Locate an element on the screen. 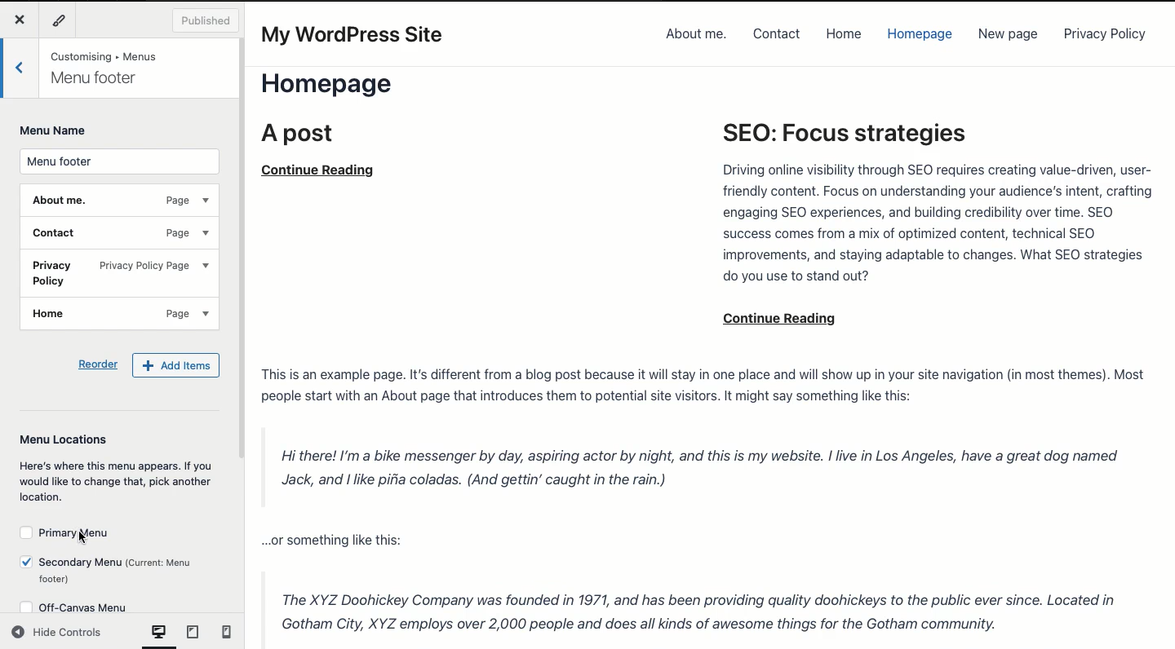 The height and width of the screenshot is (649, 1175). continue is located at coordinates (784, 318).